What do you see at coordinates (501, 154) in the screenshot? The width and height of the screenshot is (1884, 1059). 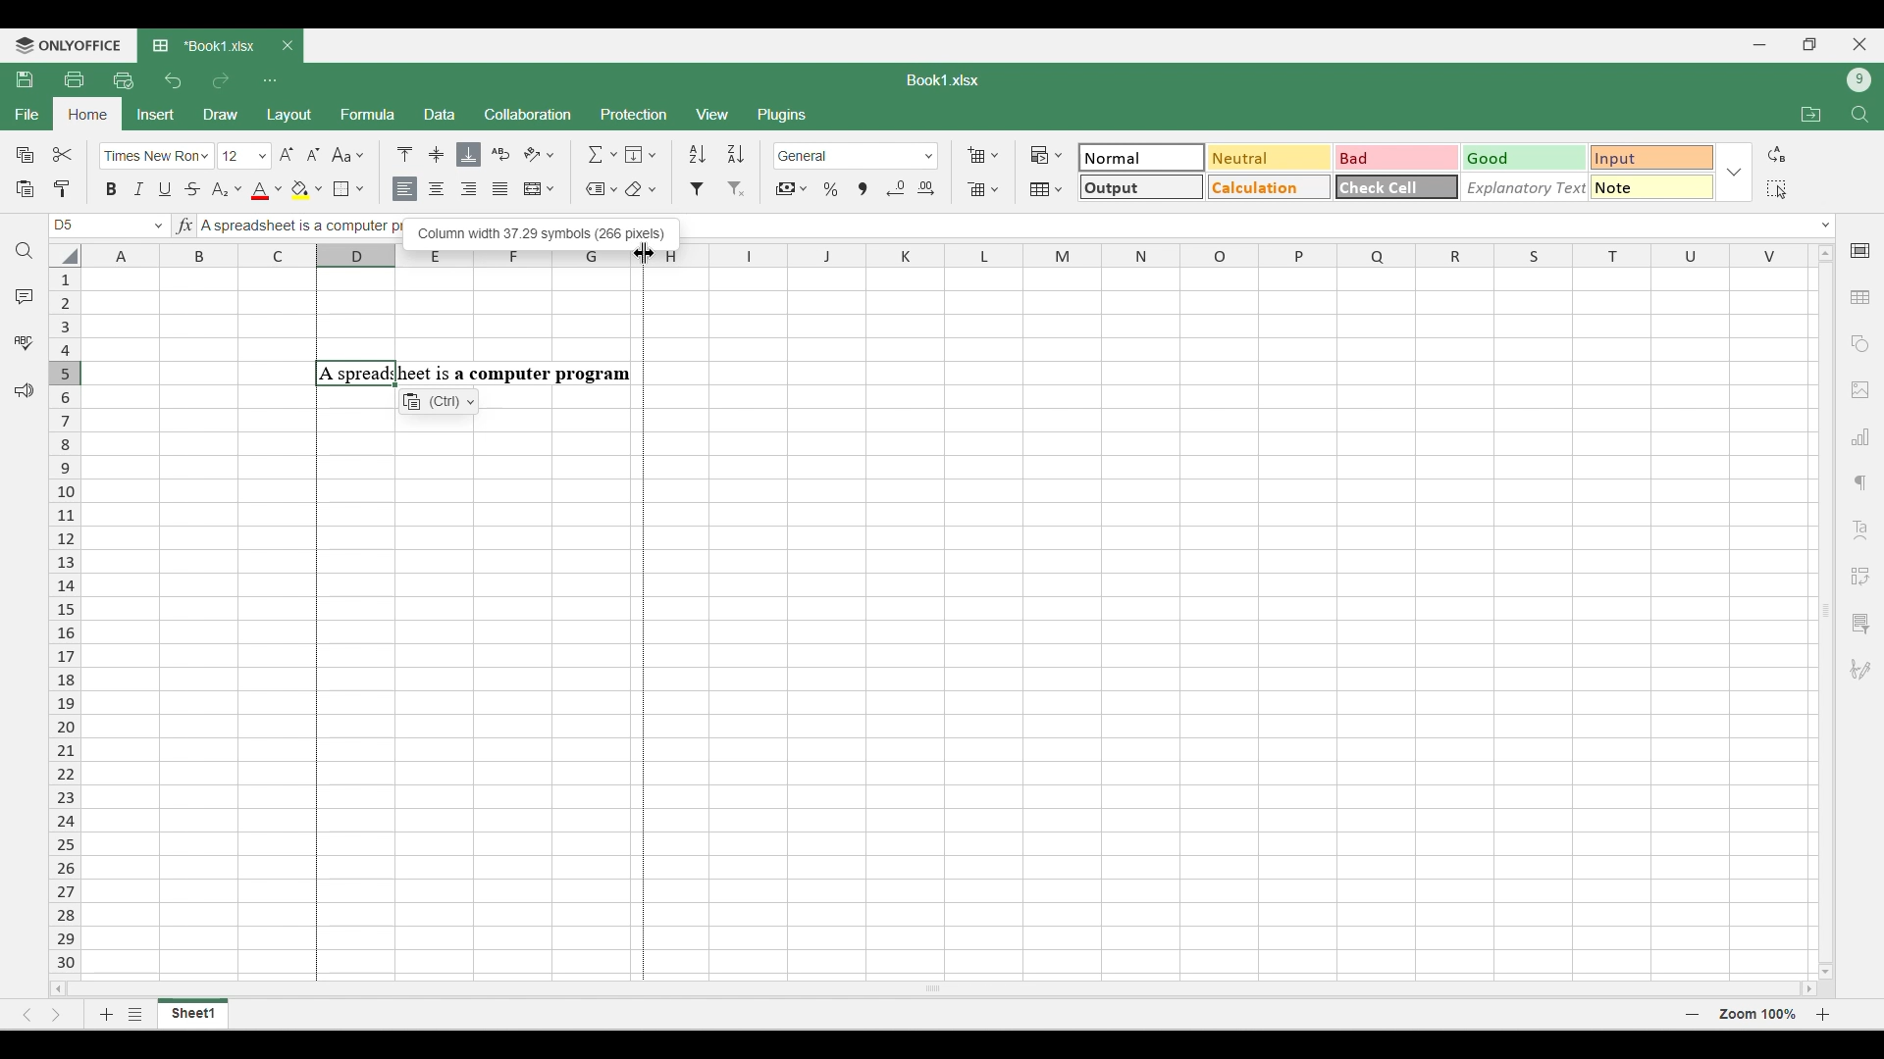 I see `Wrap text` at bounding box center [501, 154].